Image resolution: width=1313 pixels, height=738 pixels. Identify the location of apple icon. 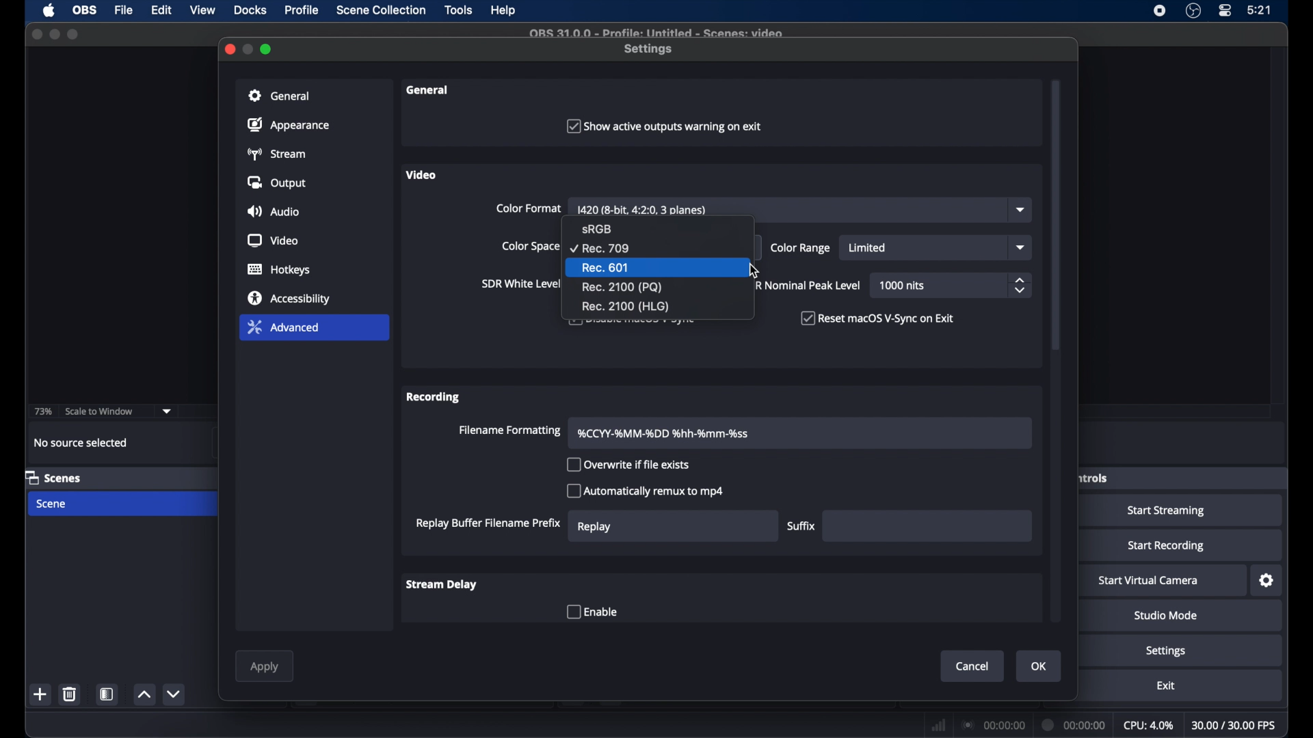
(49, 10).